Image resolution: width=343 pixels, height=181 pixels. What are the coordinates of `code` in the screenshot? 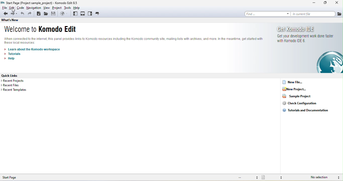 It's located at (20, 8).